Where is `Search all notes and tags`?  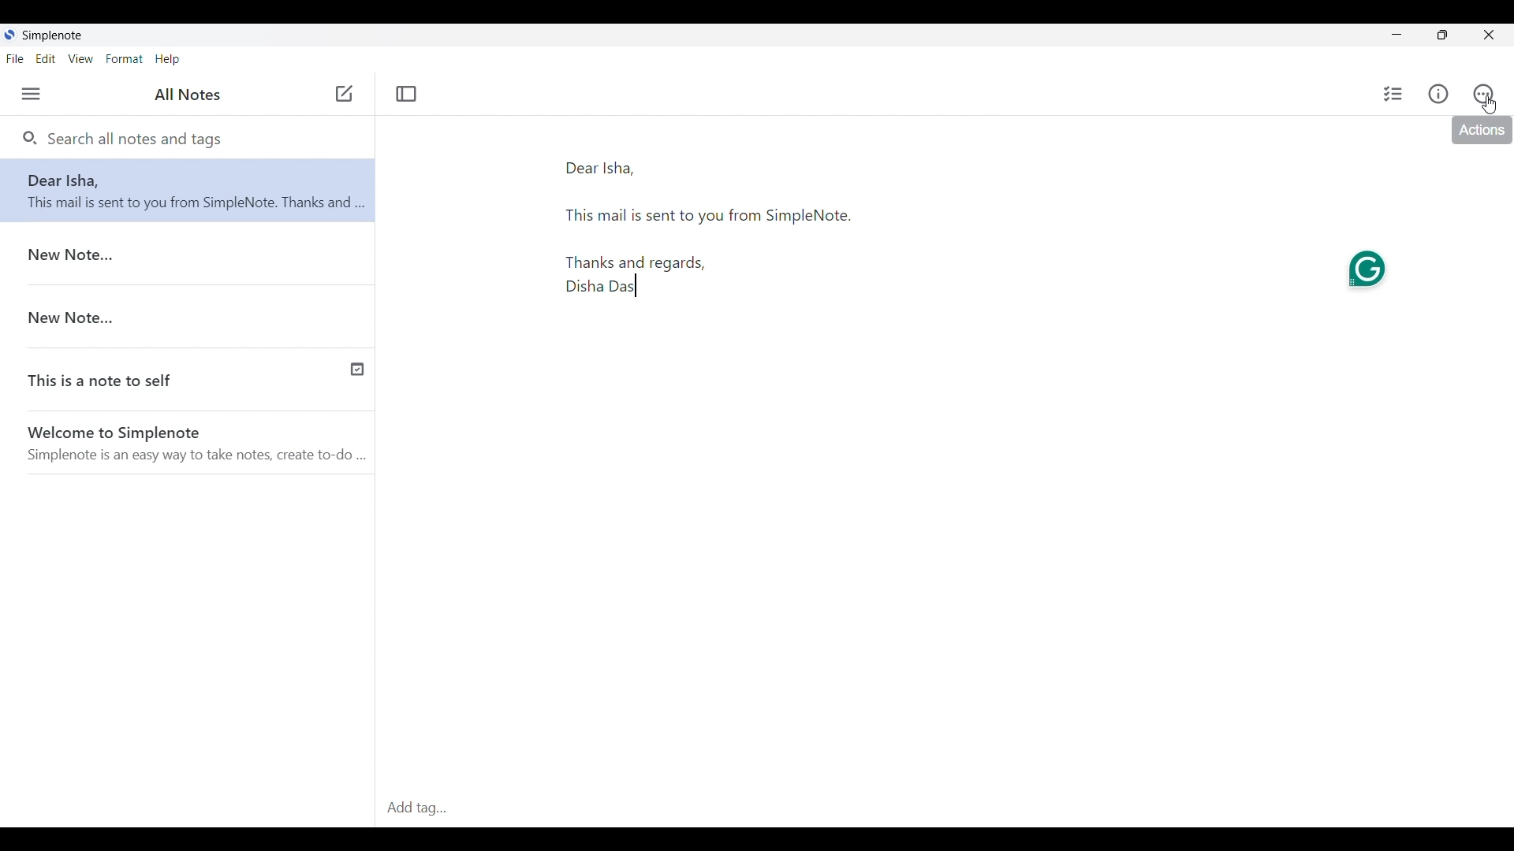 Search all notes and tags is located at coordinates (133, 138).